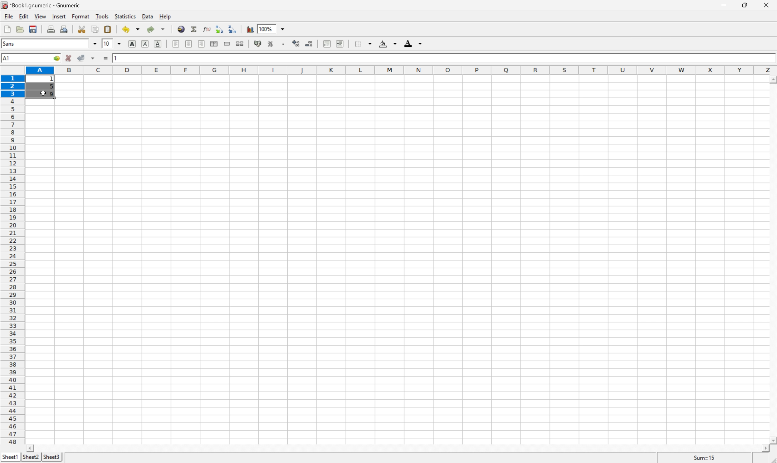 This screenshot has height=463, width=777. Describe the element at coordinates (402, 71) in the screenshot. I see `column names` at that location.